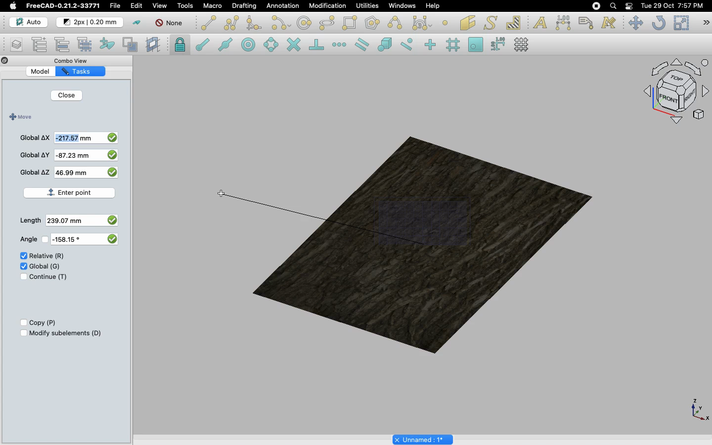 The width and height of the screenshot is (712, 445). What do you see at coordinates (362, 44) in the screenshot?
I see `Snap parallel` at bounding box center [362, 44].